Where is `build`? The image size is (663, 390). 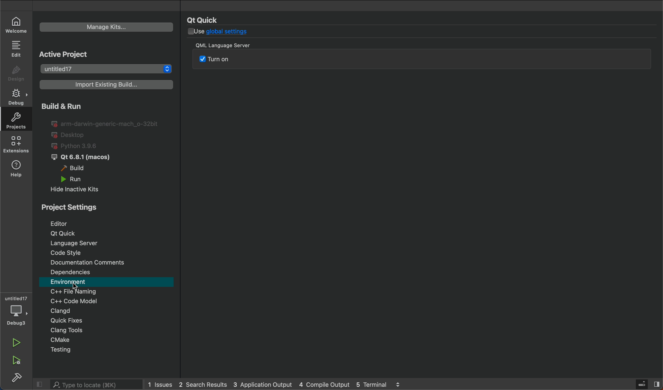
build is located at coordinates (77, 168).